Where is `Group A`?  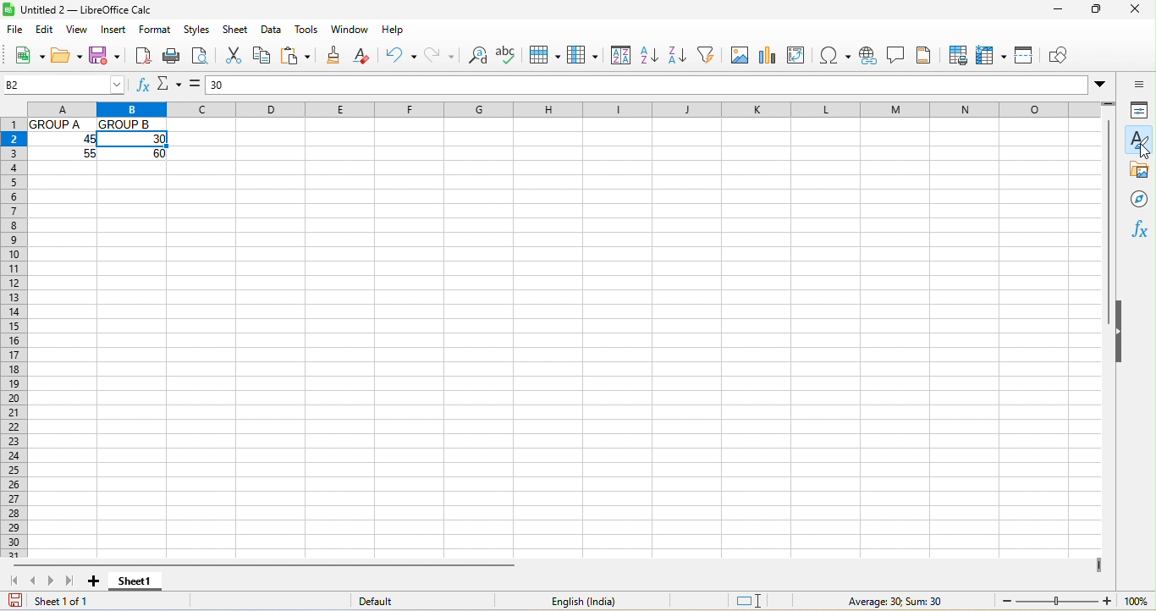 Group A is located at coordinates (59, 124).